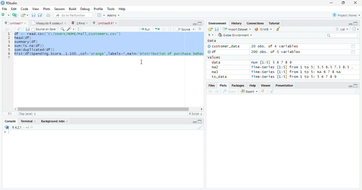  Describe the element at coordinates (215, 57) in the screenshot. I see `values` at that location.